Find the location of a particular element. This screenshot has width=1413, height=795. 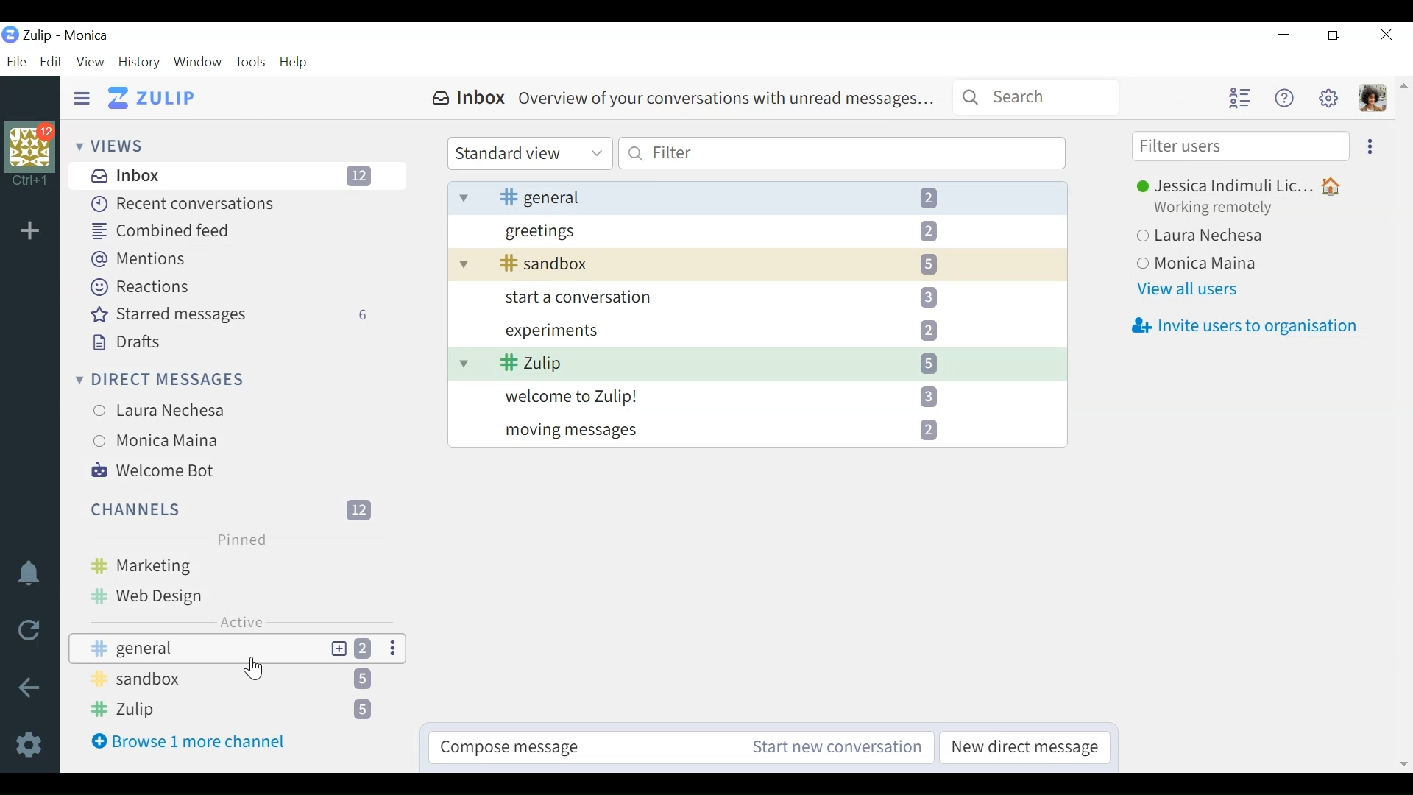

Drafts is located at coordinates (123, 343).